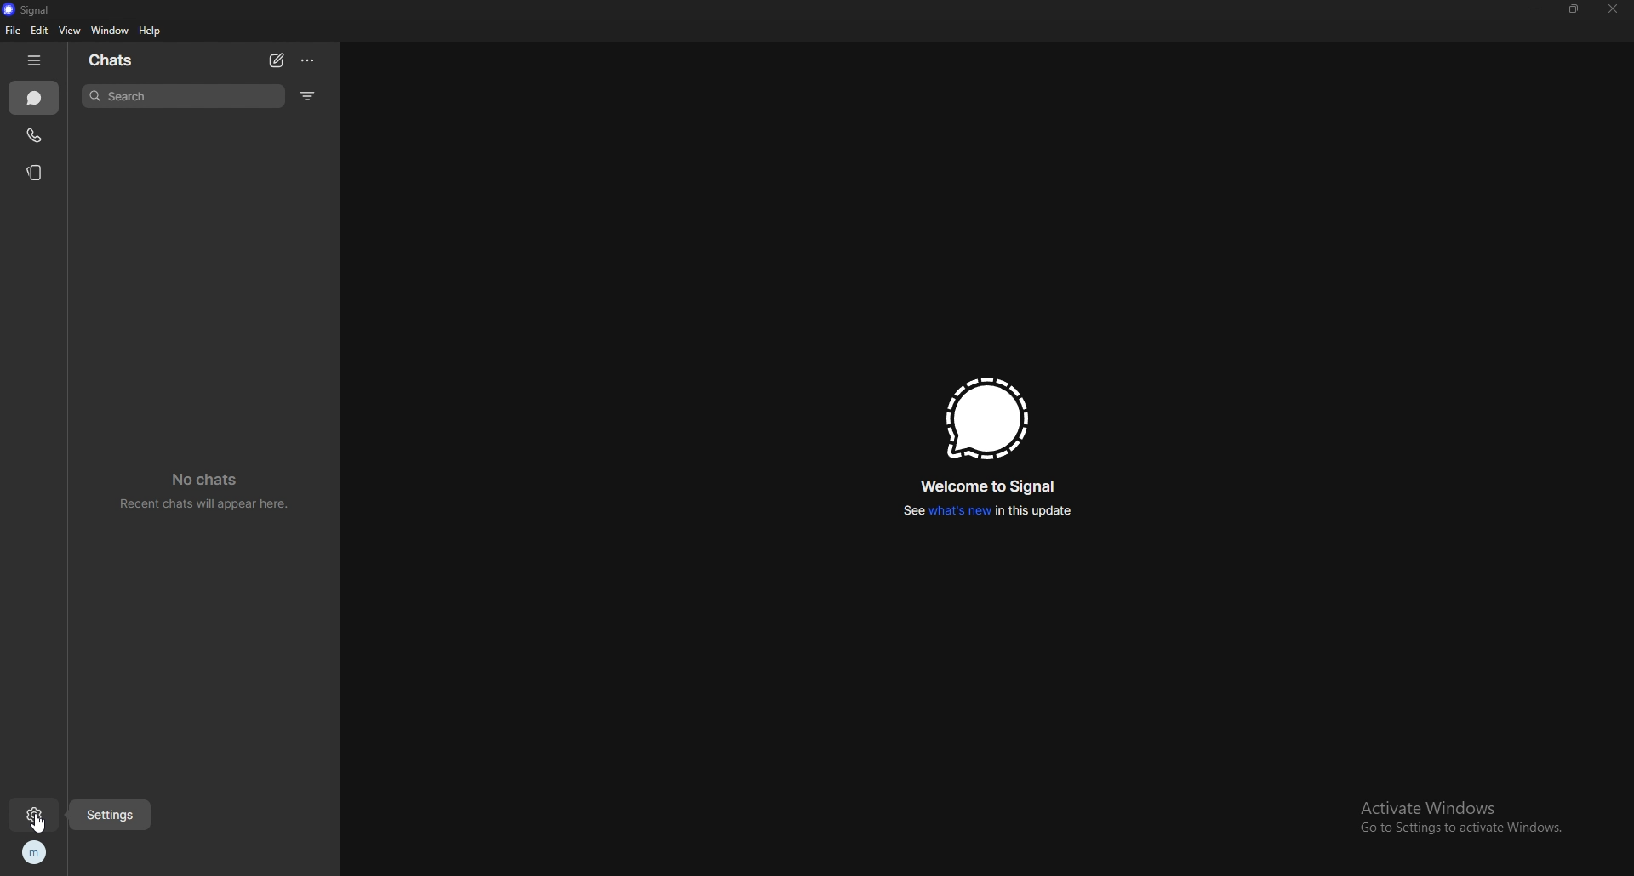 The height and width of the screenshot is (876, 1634). What do you see at coordinates (186, 96) in the screenshot?
I see `search` at bounding box center [186, 96].